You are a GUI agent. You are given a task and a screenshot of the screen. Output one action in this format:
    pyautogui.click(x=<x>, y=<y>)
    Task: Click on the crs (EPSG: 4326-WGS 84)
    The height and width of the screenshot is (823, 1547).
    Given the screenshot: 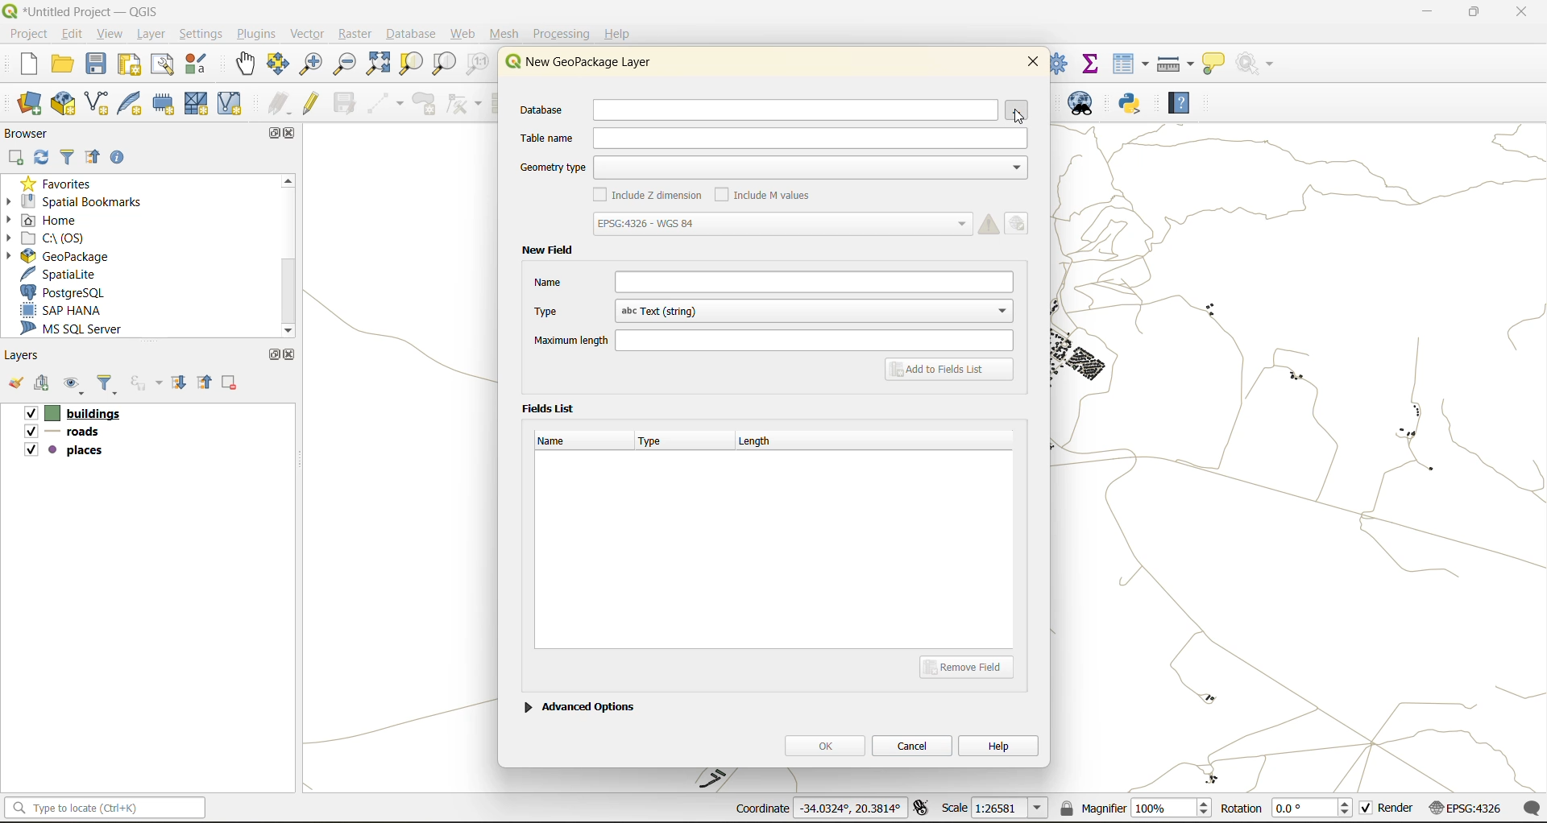 What is the action you would take?
    pyautogui.click(x=781, y=224)
    